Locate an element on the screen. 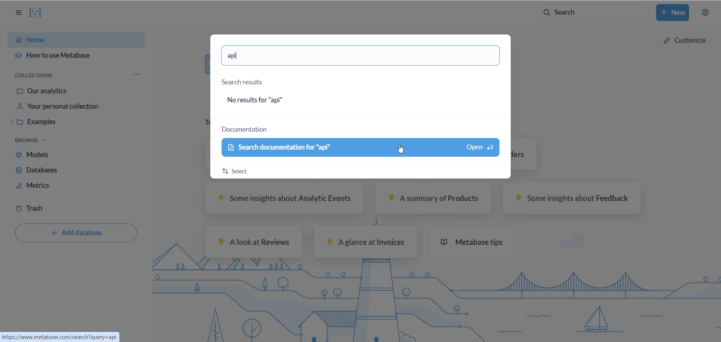 Image resolution: width=721 pixels, height=342 pixels. HOME is located at coordinates (73, 40).